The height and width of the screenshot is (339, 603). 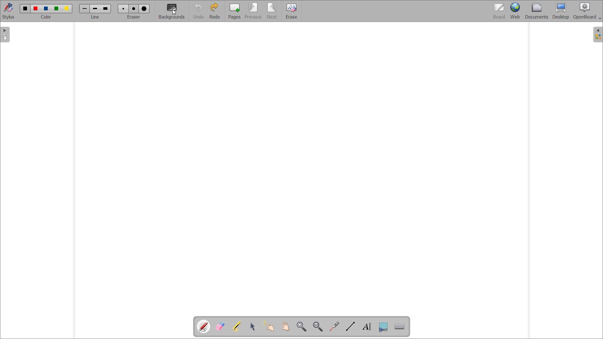 I want to click on Expand left sidebar, so click(x=5, y=35).